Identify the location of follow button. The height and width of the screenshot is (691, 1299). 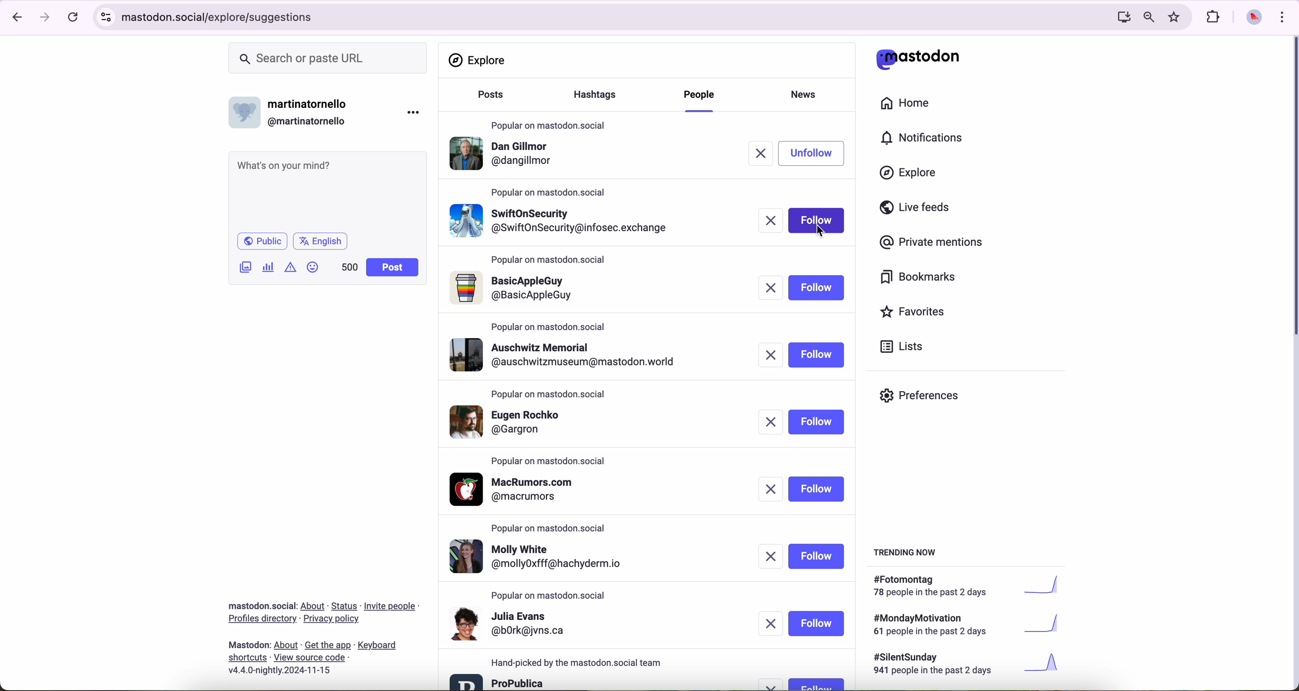
(816, 355).